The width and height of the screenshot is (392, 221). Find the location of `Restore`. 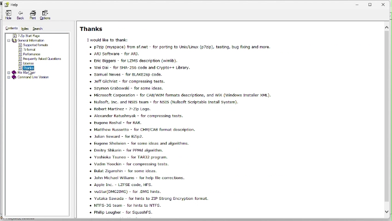

Restore is located at coordinates (371, 3).